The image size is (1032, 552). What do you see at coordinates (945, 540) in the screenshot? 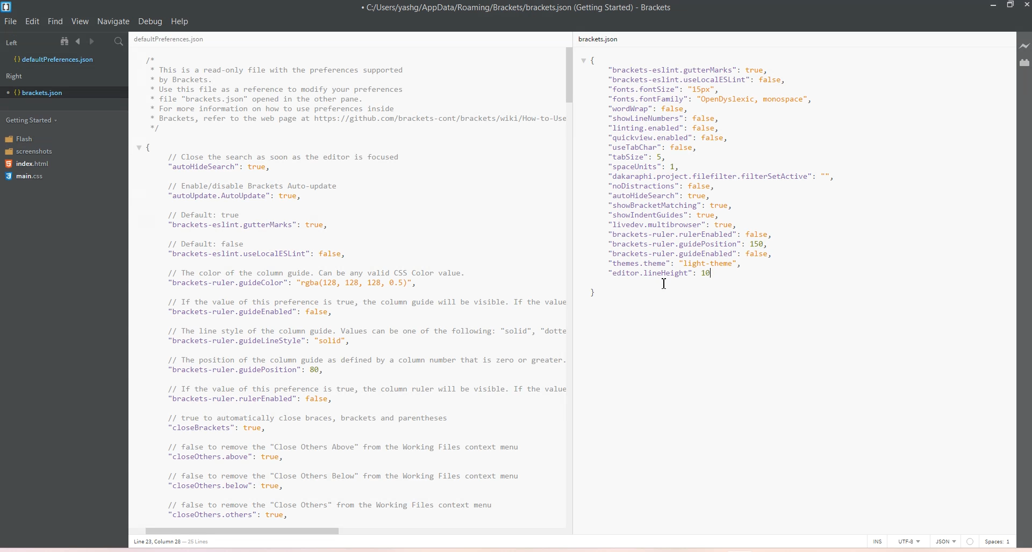
I see `JSON` at bounding box center [945, 540].